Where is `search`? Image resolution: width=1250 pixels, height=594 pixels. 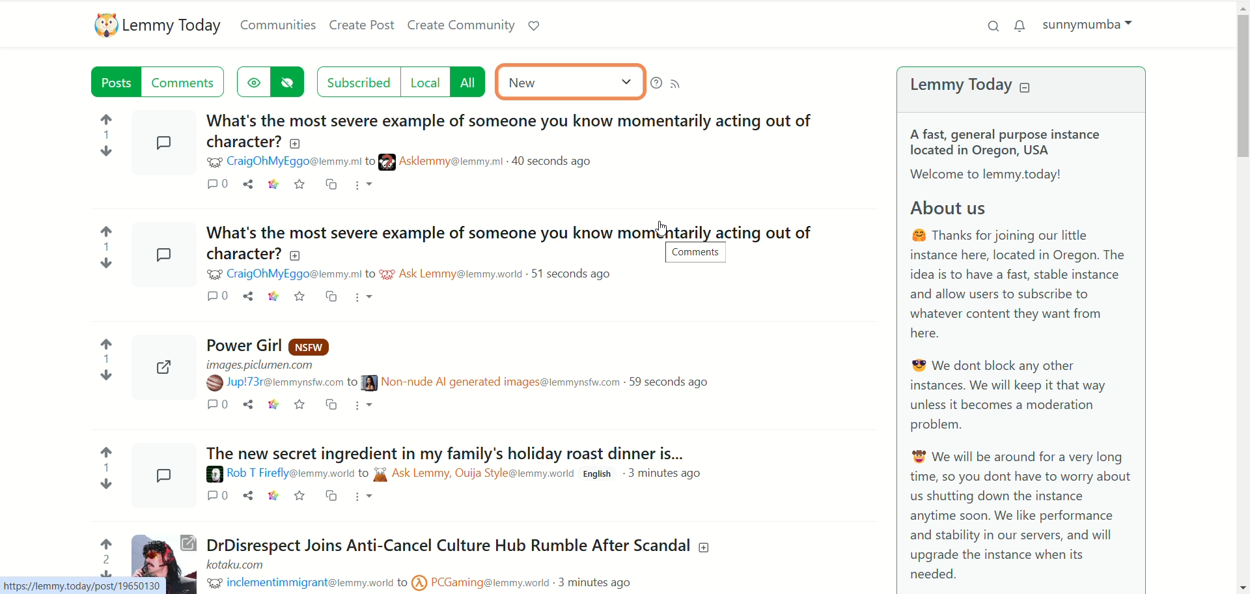
search is located at coordinates (994, 25).